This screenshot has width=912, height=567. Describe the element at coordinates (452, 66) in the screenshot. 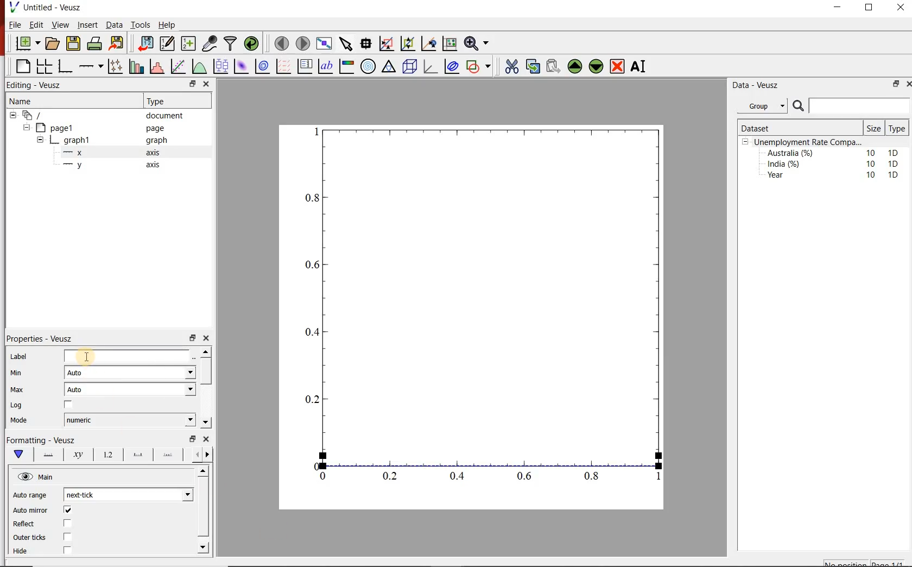

I see `plot covariance ellipses` at that location.